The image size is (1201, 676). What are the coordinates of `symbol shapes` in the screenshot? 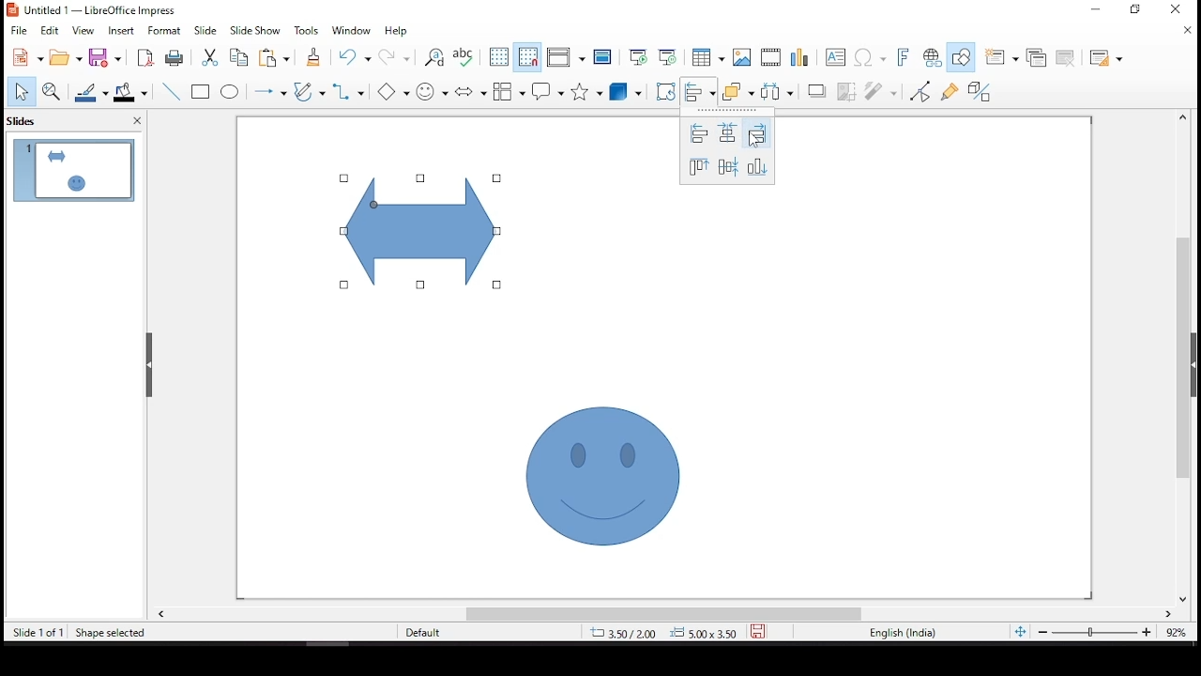 It's located at (434, 90).